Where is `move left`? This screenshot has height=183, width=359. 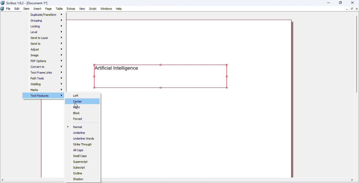
move left is located at coordinates (2, 180).